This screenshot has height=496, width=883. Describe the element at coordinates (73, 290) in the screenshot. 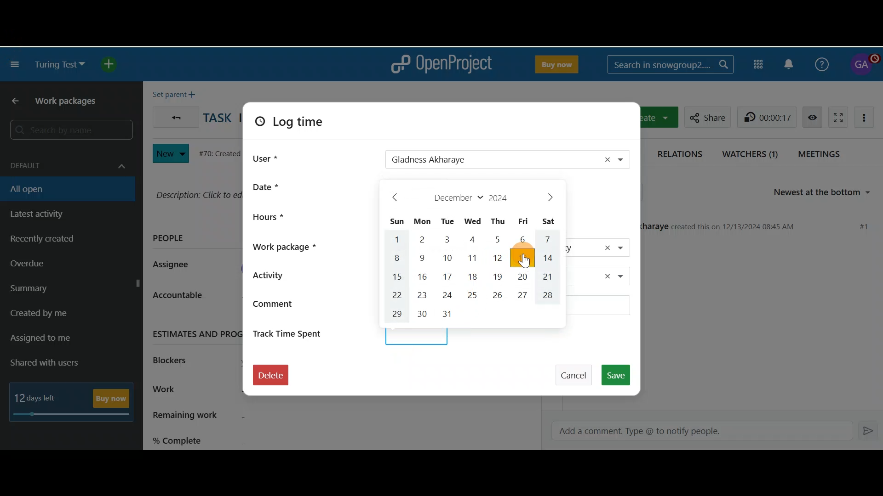

I see `Summary` at that location.